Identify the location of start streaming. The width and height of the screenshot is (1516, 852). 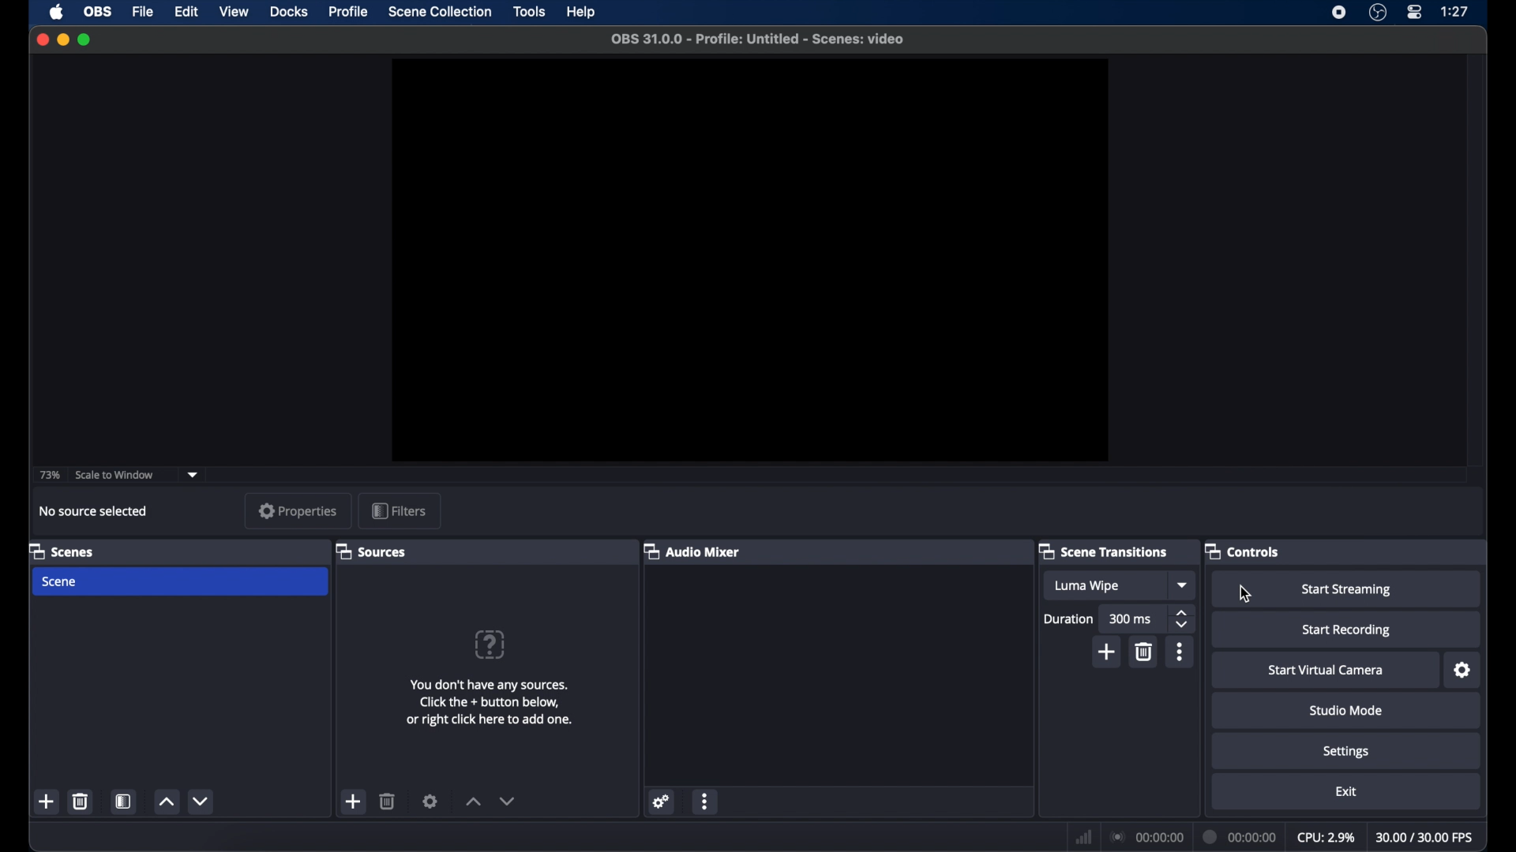
(1347, 590).